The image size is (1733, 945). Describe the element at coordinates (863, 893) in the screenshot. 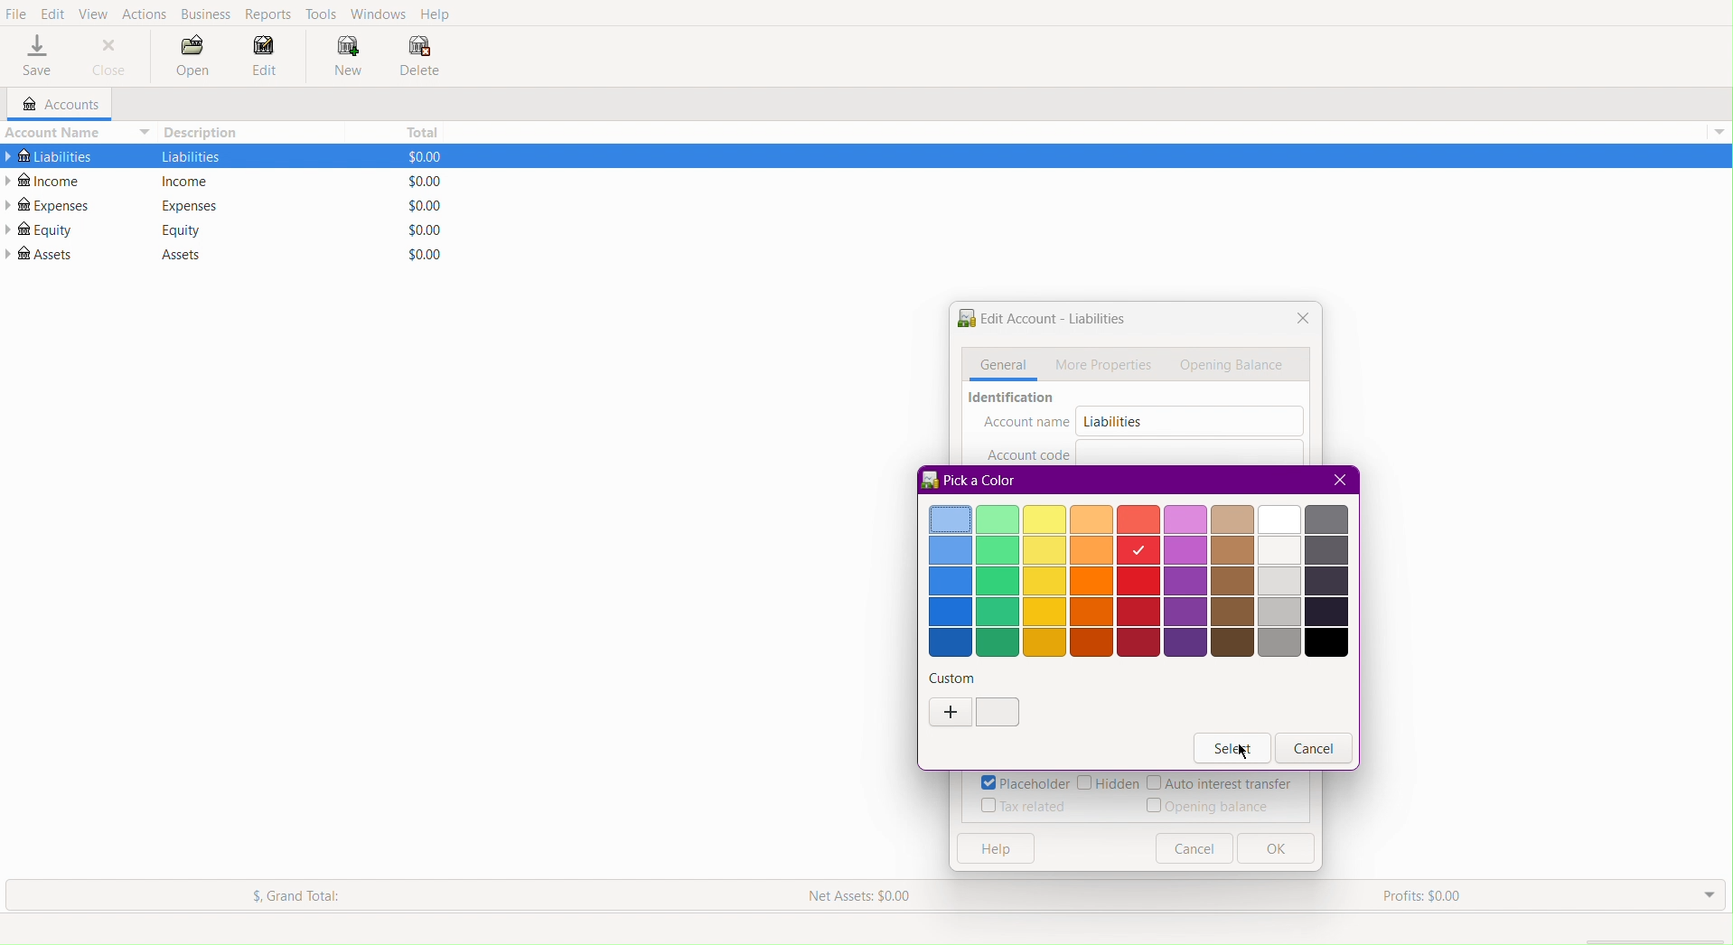

I see `Net Assets` at that location.